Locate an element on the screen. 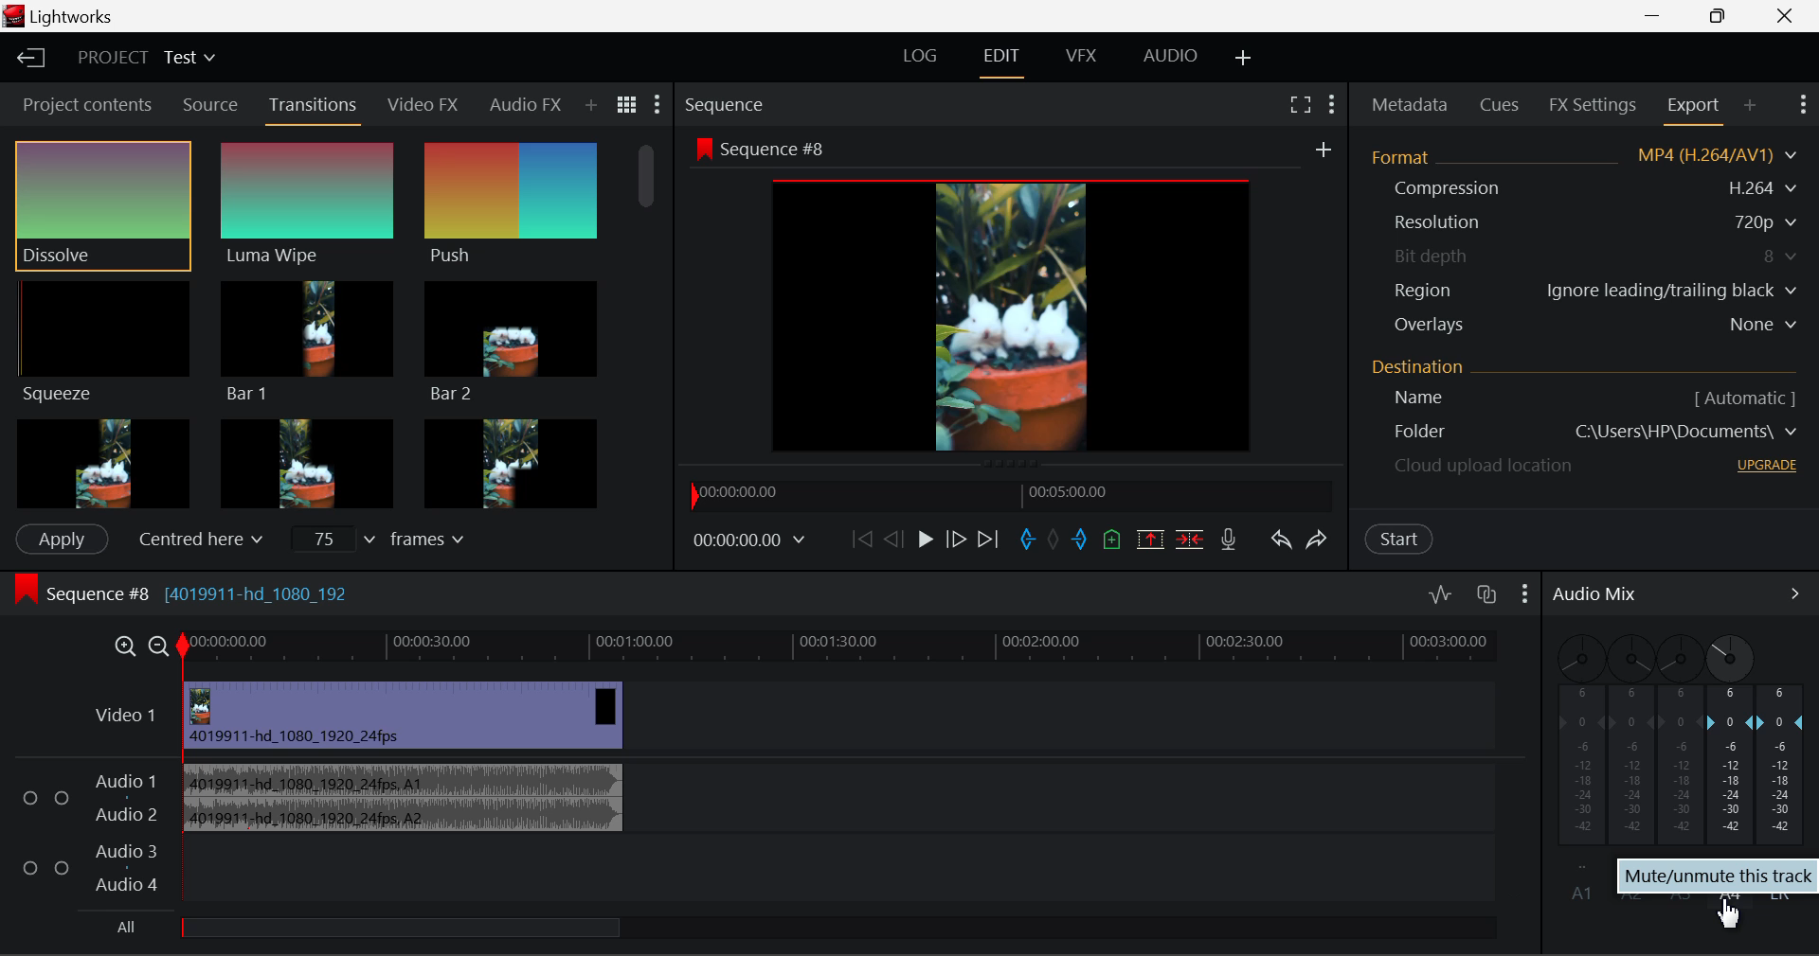 The width and height of the screenshot is (1819, 956). To Start is located at coordinates (859, 539).